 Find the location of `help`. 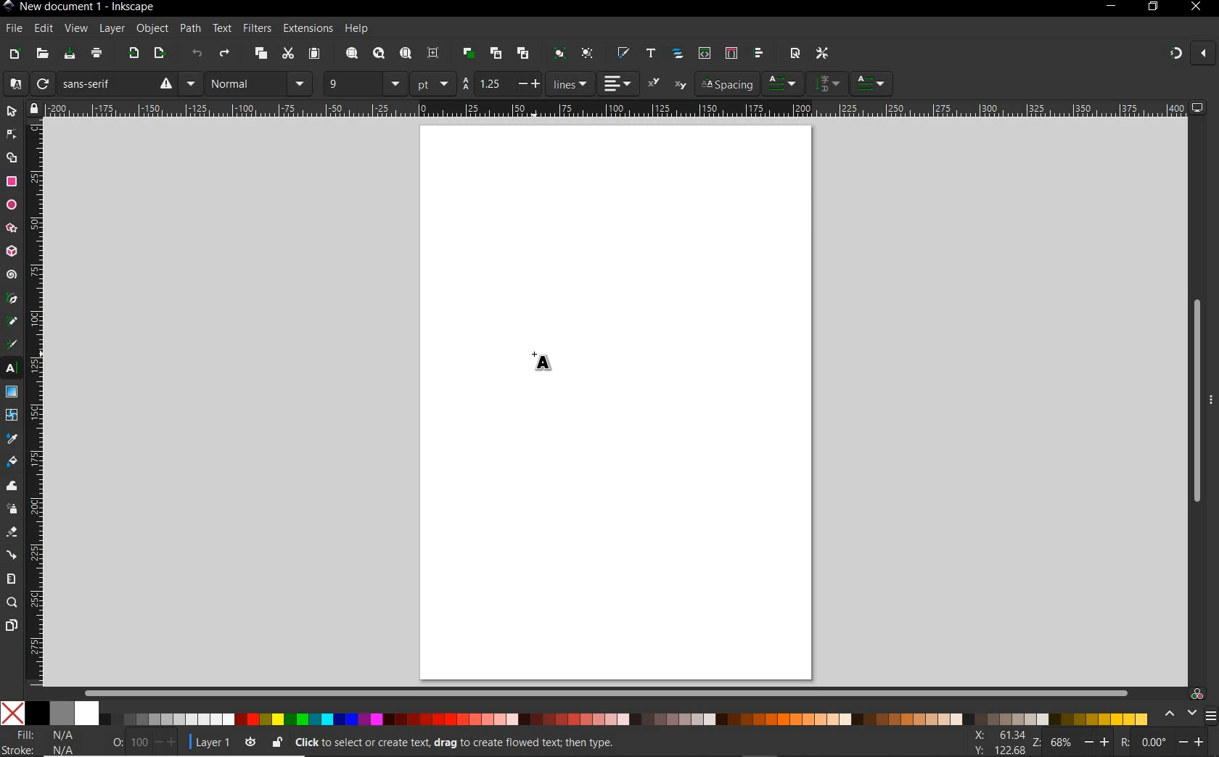

help is located at coordinates (358, 29).